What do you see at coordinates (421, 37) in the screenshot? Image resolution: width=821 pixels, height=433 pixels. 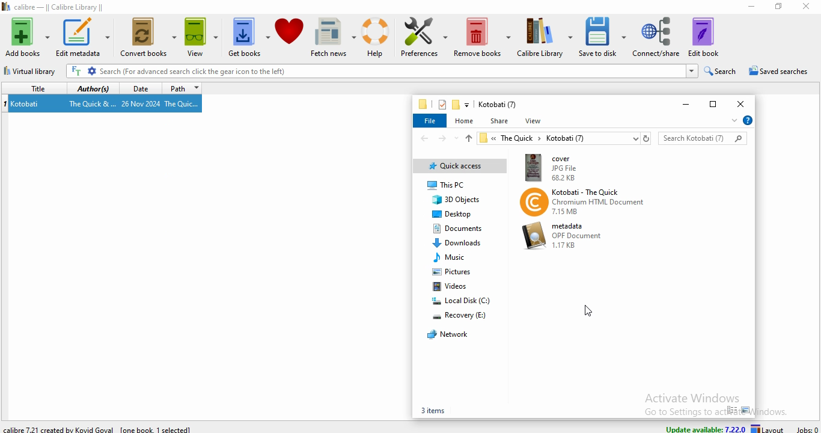 I see `preference` at bounding box center [421, 37].